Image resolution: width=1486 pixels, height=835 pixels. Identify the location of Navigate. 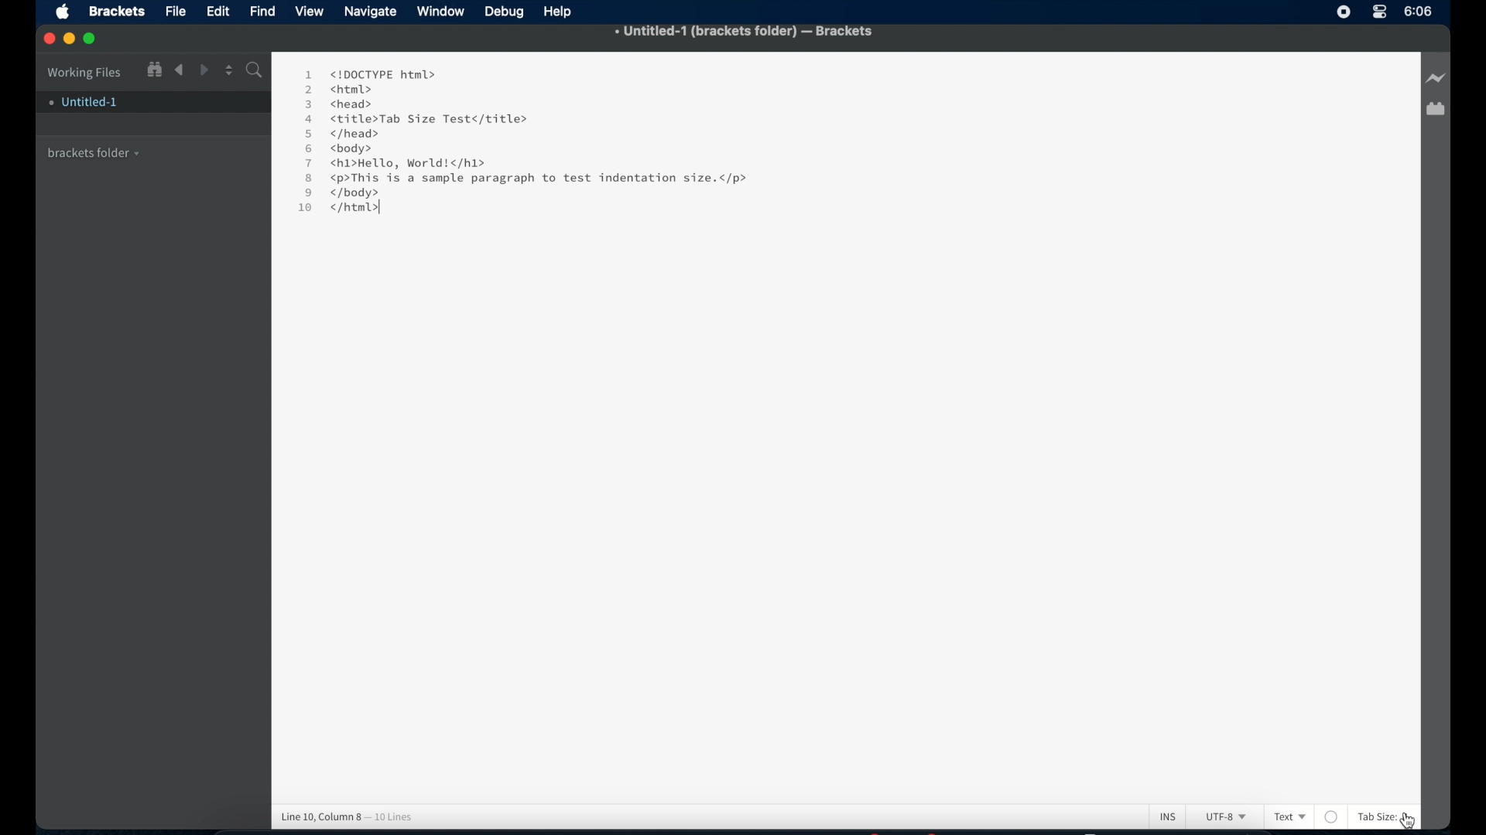
(371, 13).